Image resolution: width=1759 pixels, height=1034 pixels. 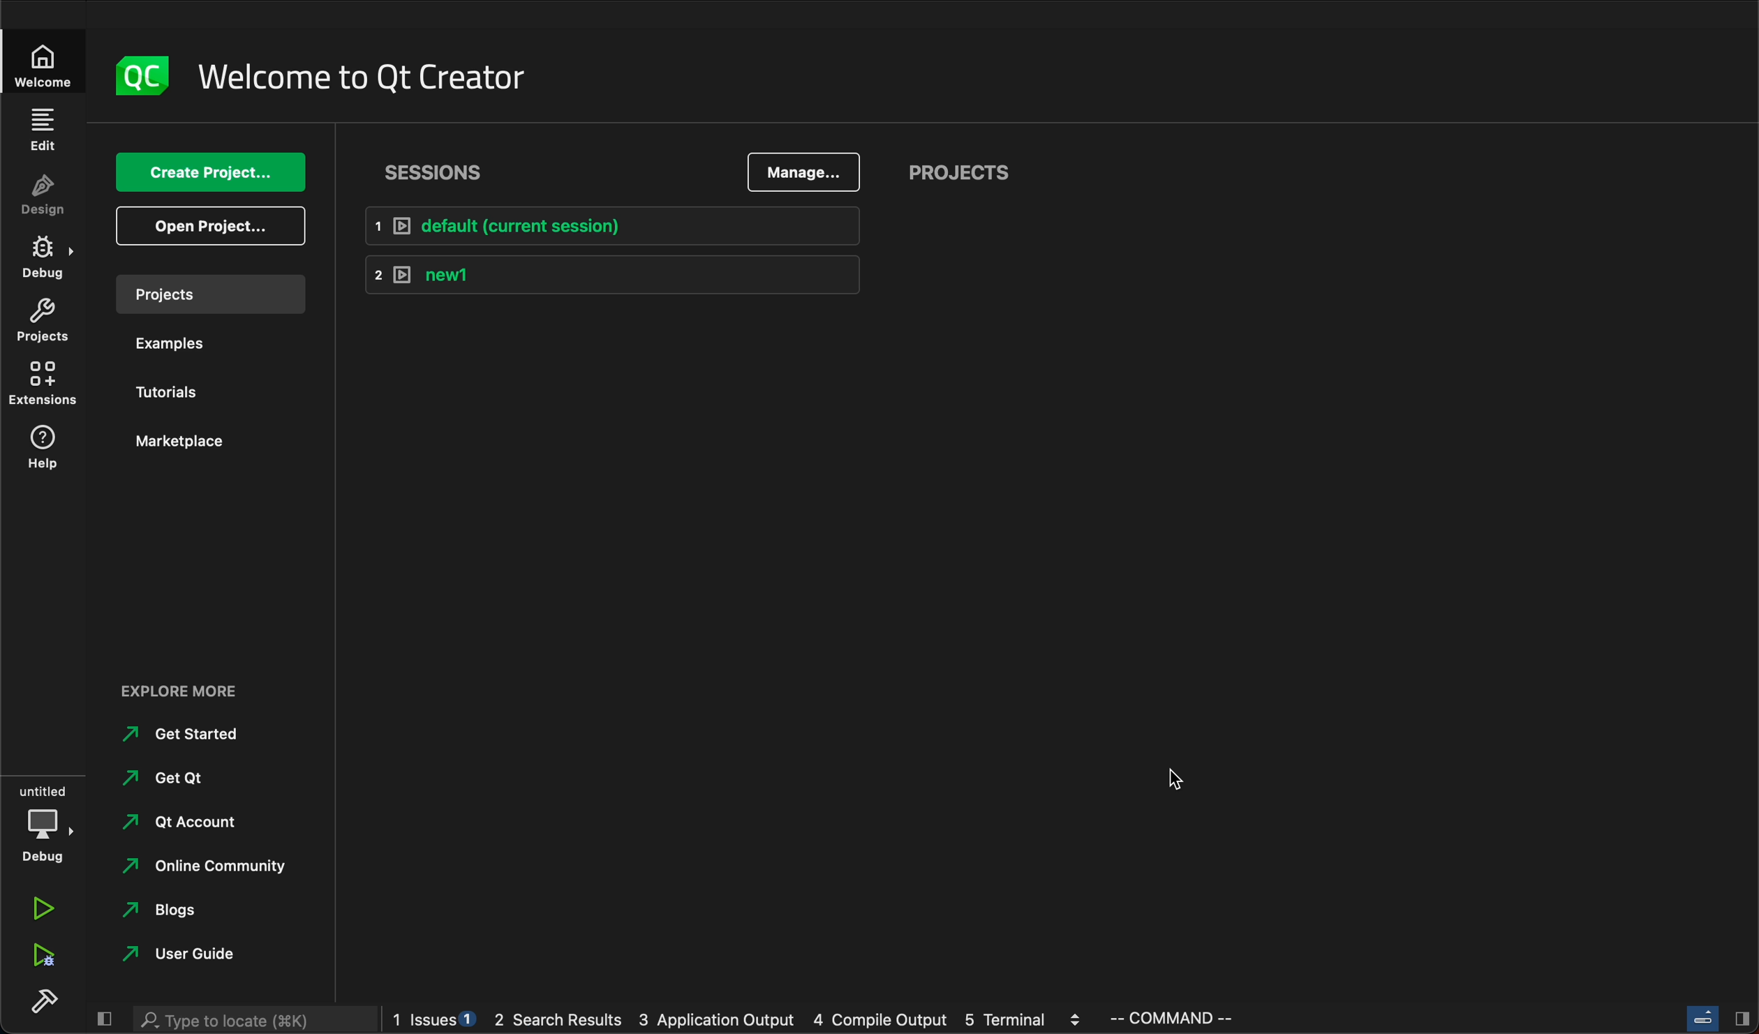 What do you see at coordinates (49, 383) in the screenshot?
I see `extensions` at bounding box center [49, 383].